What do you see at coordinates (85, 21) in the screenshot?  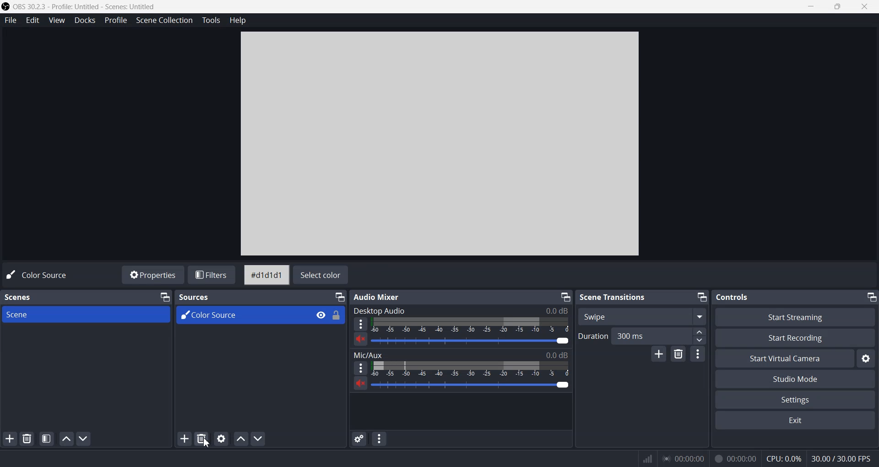 I see `Docks` at bounding box center [85, 21].